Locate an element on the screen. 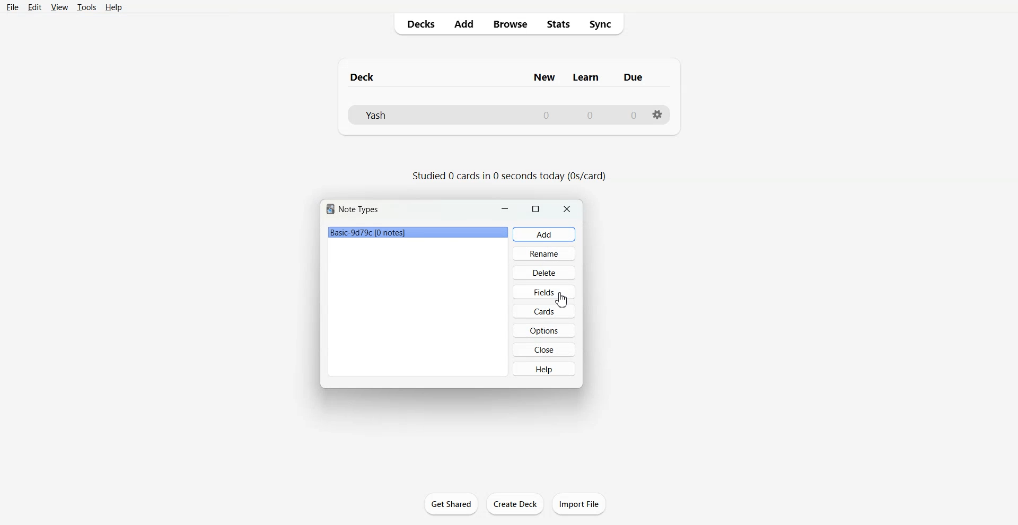 Image resolution: width=1018 pixels, height=525 pixels. Fields is located at coordinates (544, 292).